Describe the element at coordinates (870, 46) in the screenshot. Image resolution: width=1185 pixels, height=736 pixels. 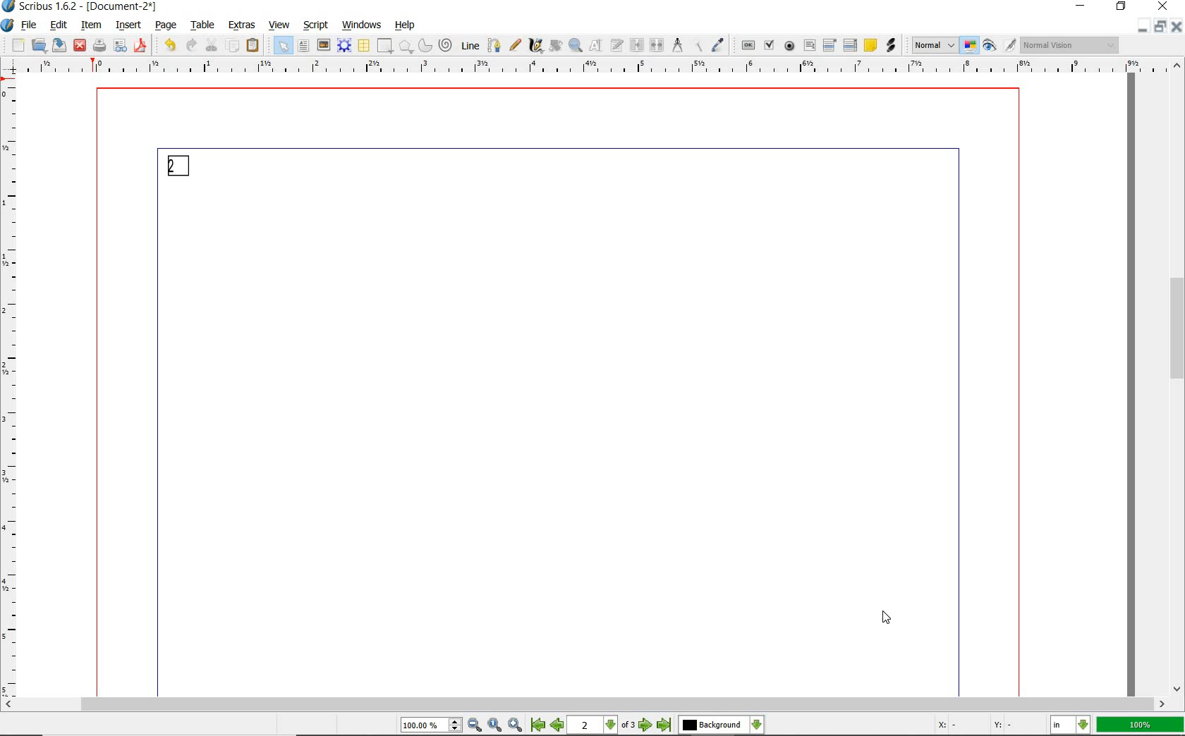
I see `text annotation` at that location.